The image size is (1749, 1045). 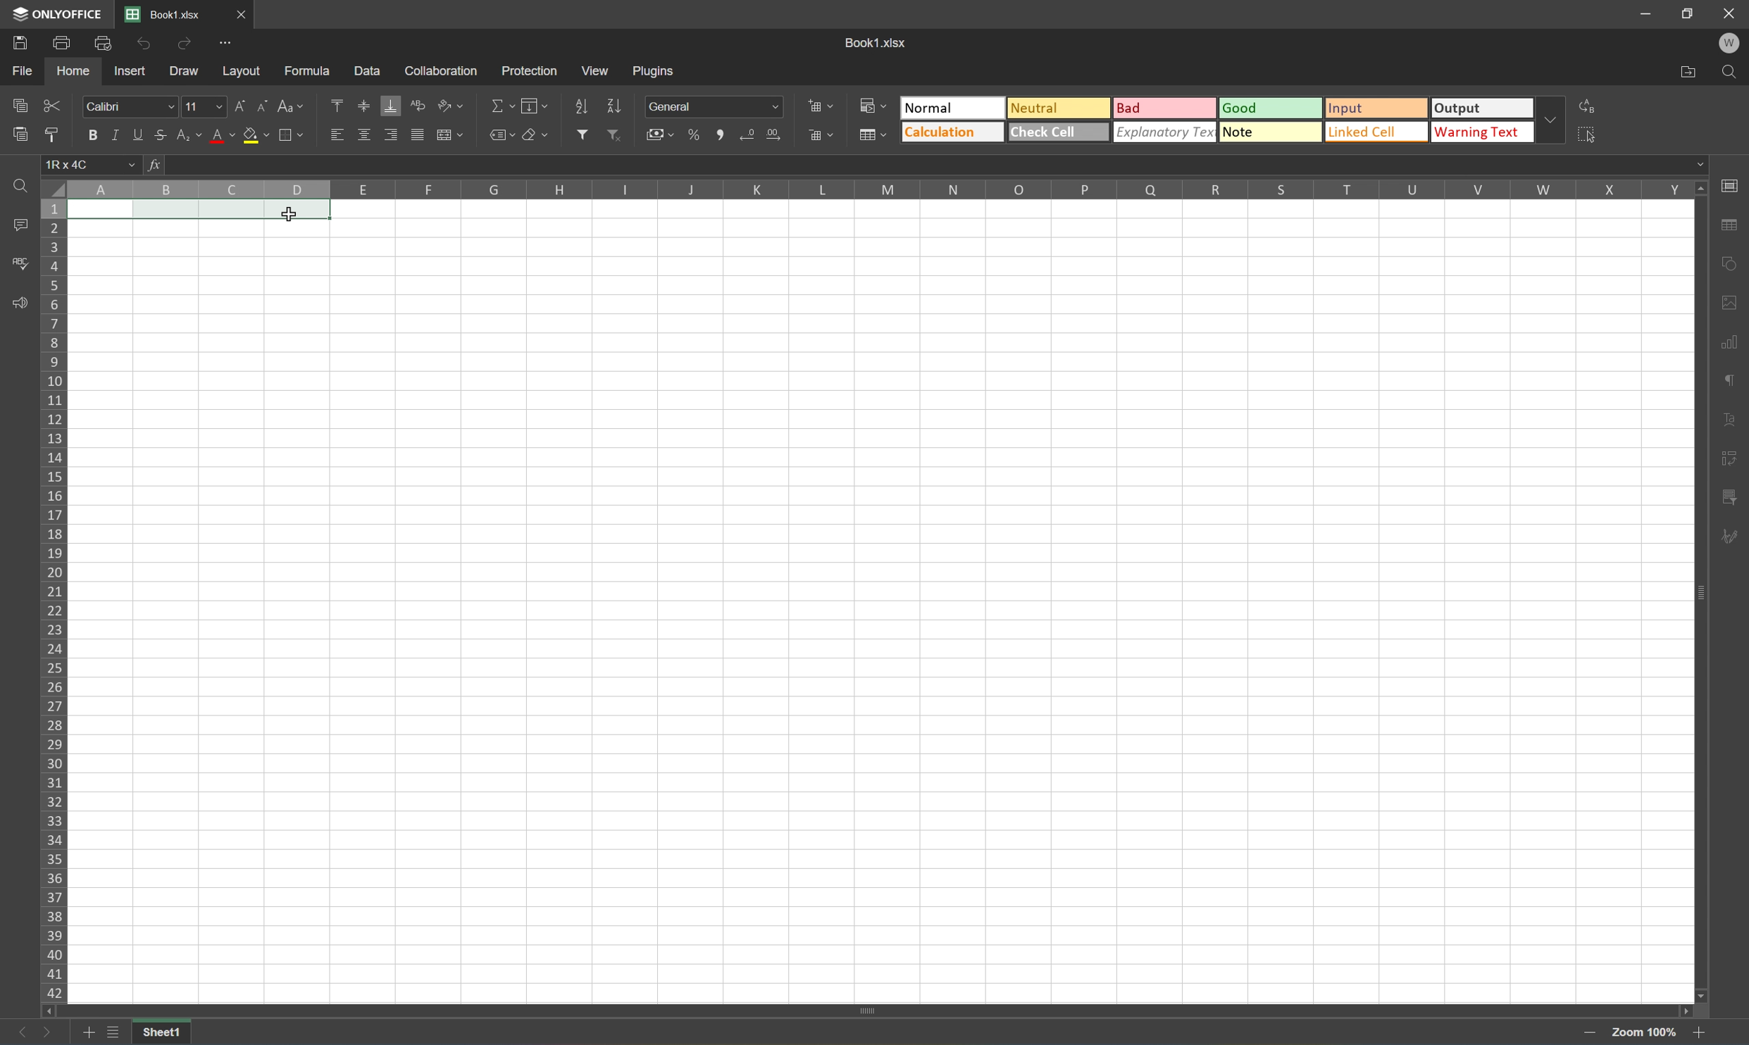 I want to click on Close, so click(x=239, y=13).